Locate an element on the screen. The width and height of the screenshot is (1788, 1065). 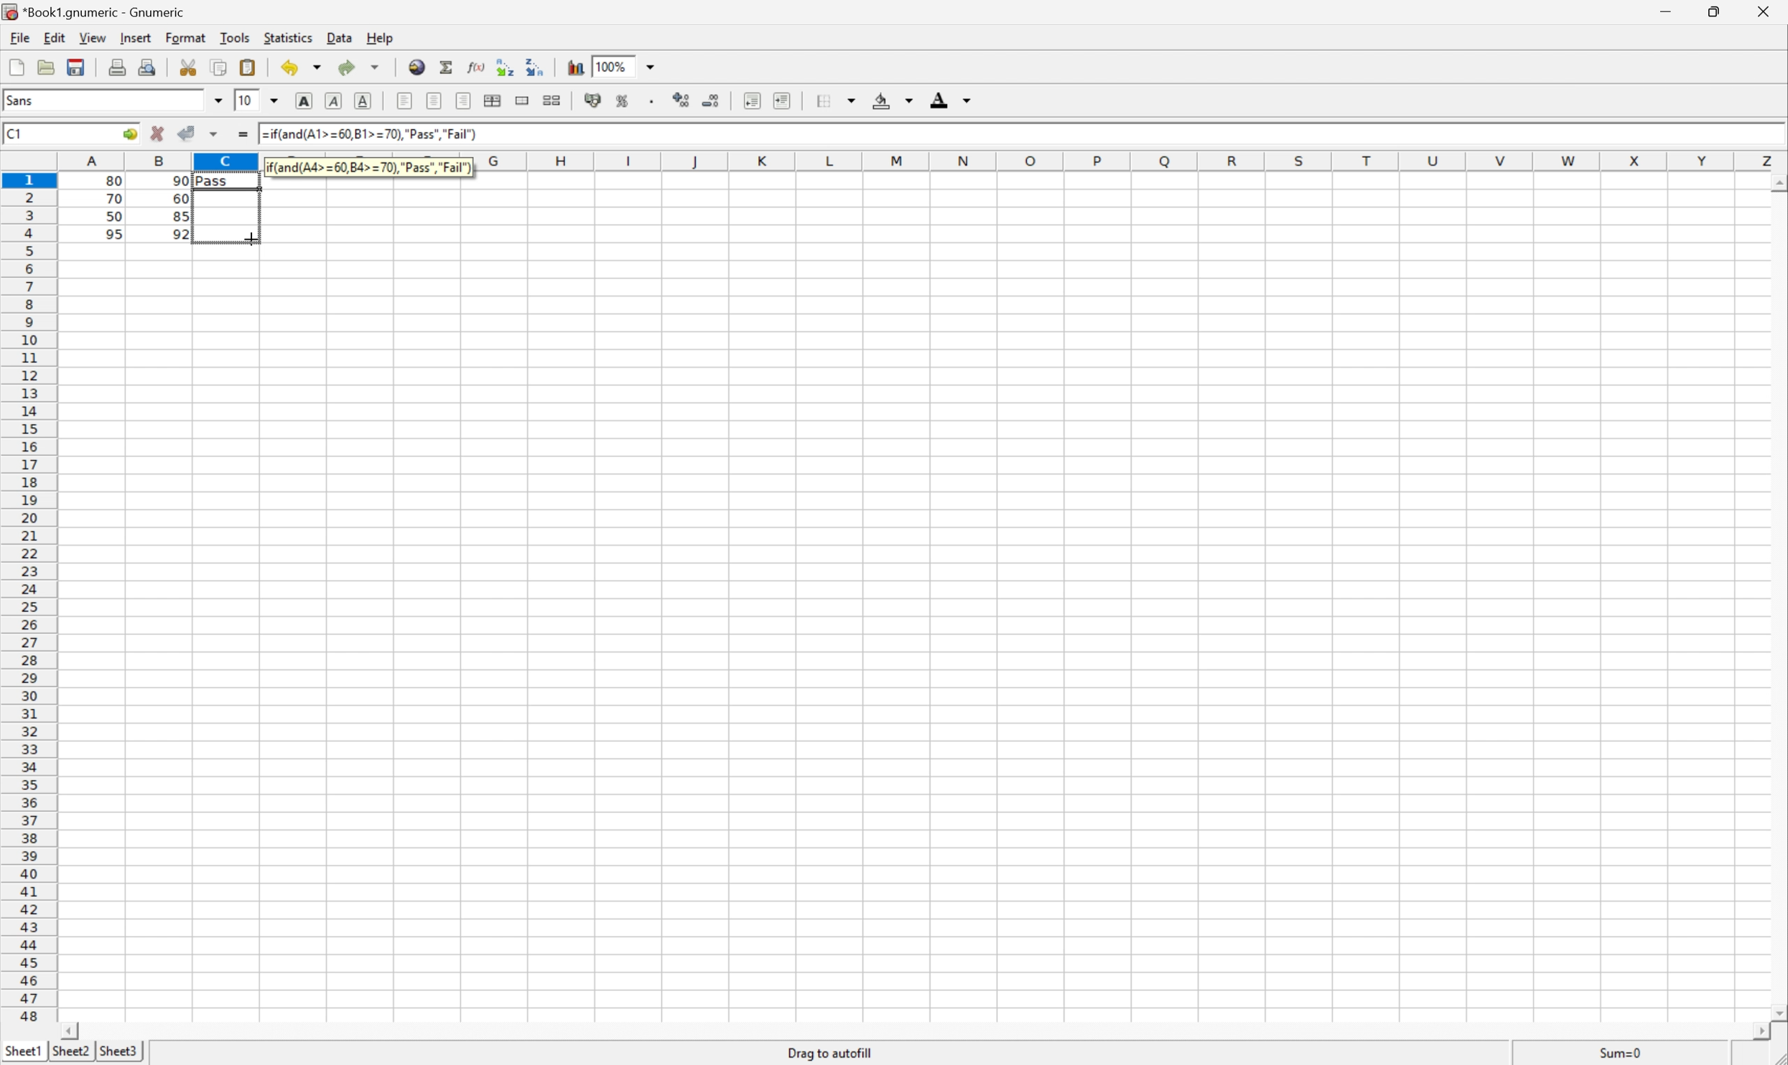
Merge ranges of cells is located at coordinates (521, 100).